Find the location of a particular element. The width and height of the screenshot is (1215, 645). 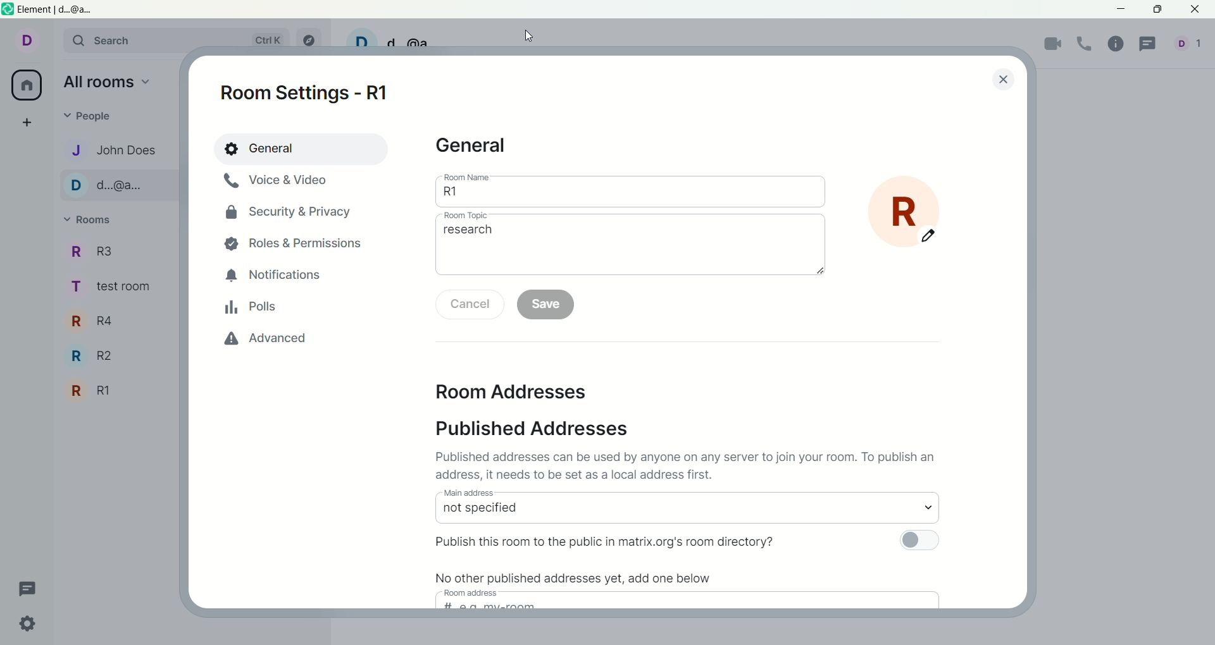

j john does is located at coordinates (115, 150).